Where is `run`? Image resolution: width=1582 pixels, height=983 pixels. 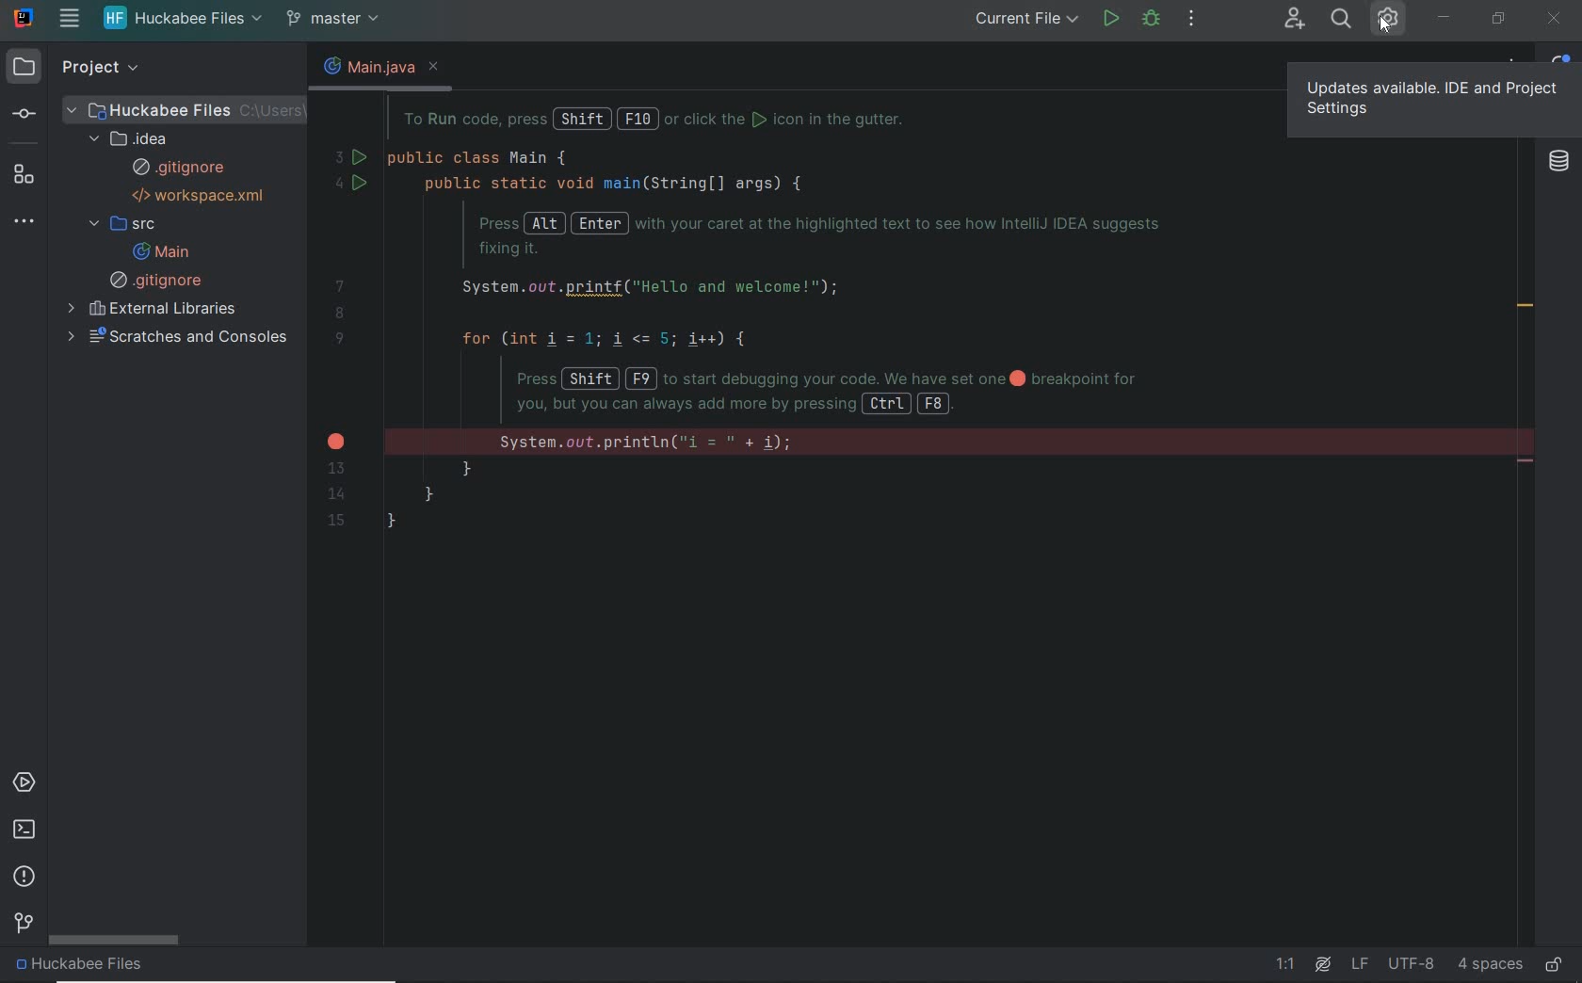
run is located at coordinates (1110, 21).